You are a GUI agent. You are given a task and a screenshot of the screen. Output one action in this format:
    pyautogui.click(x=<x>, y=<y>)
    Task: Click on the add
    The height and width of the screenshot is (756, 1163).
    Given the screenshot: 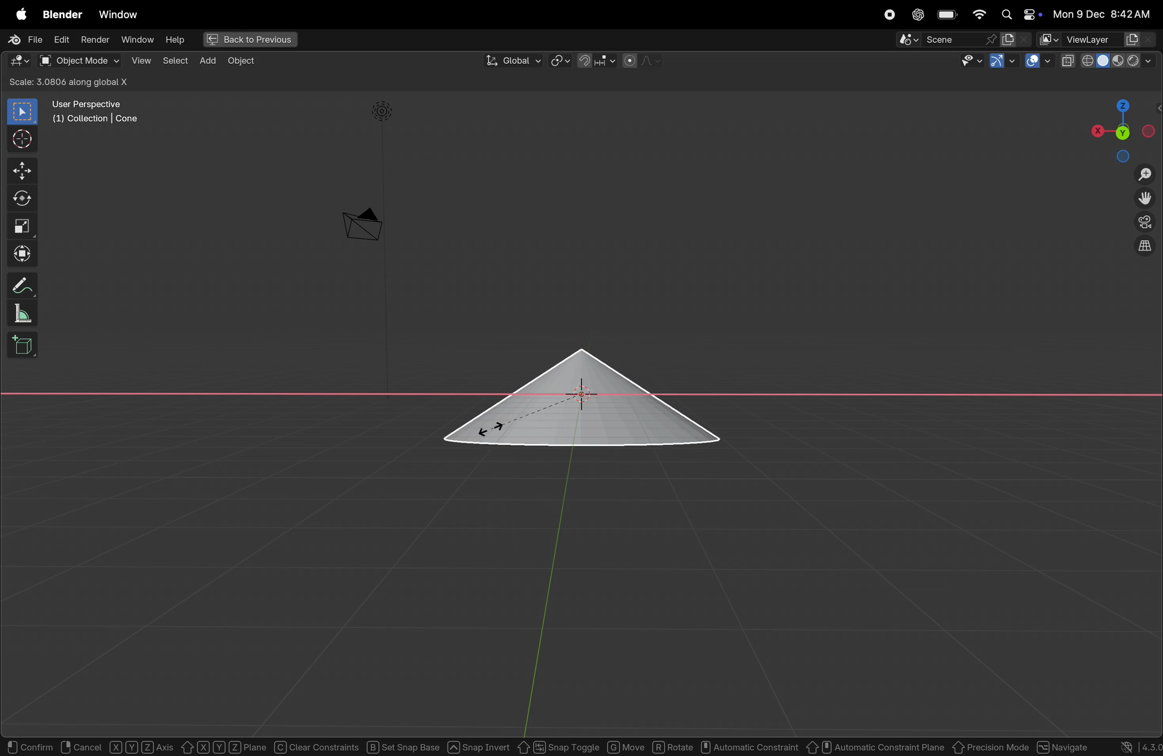 What is the action you would take?
    pyautogui.click(x=209, y=61)
    